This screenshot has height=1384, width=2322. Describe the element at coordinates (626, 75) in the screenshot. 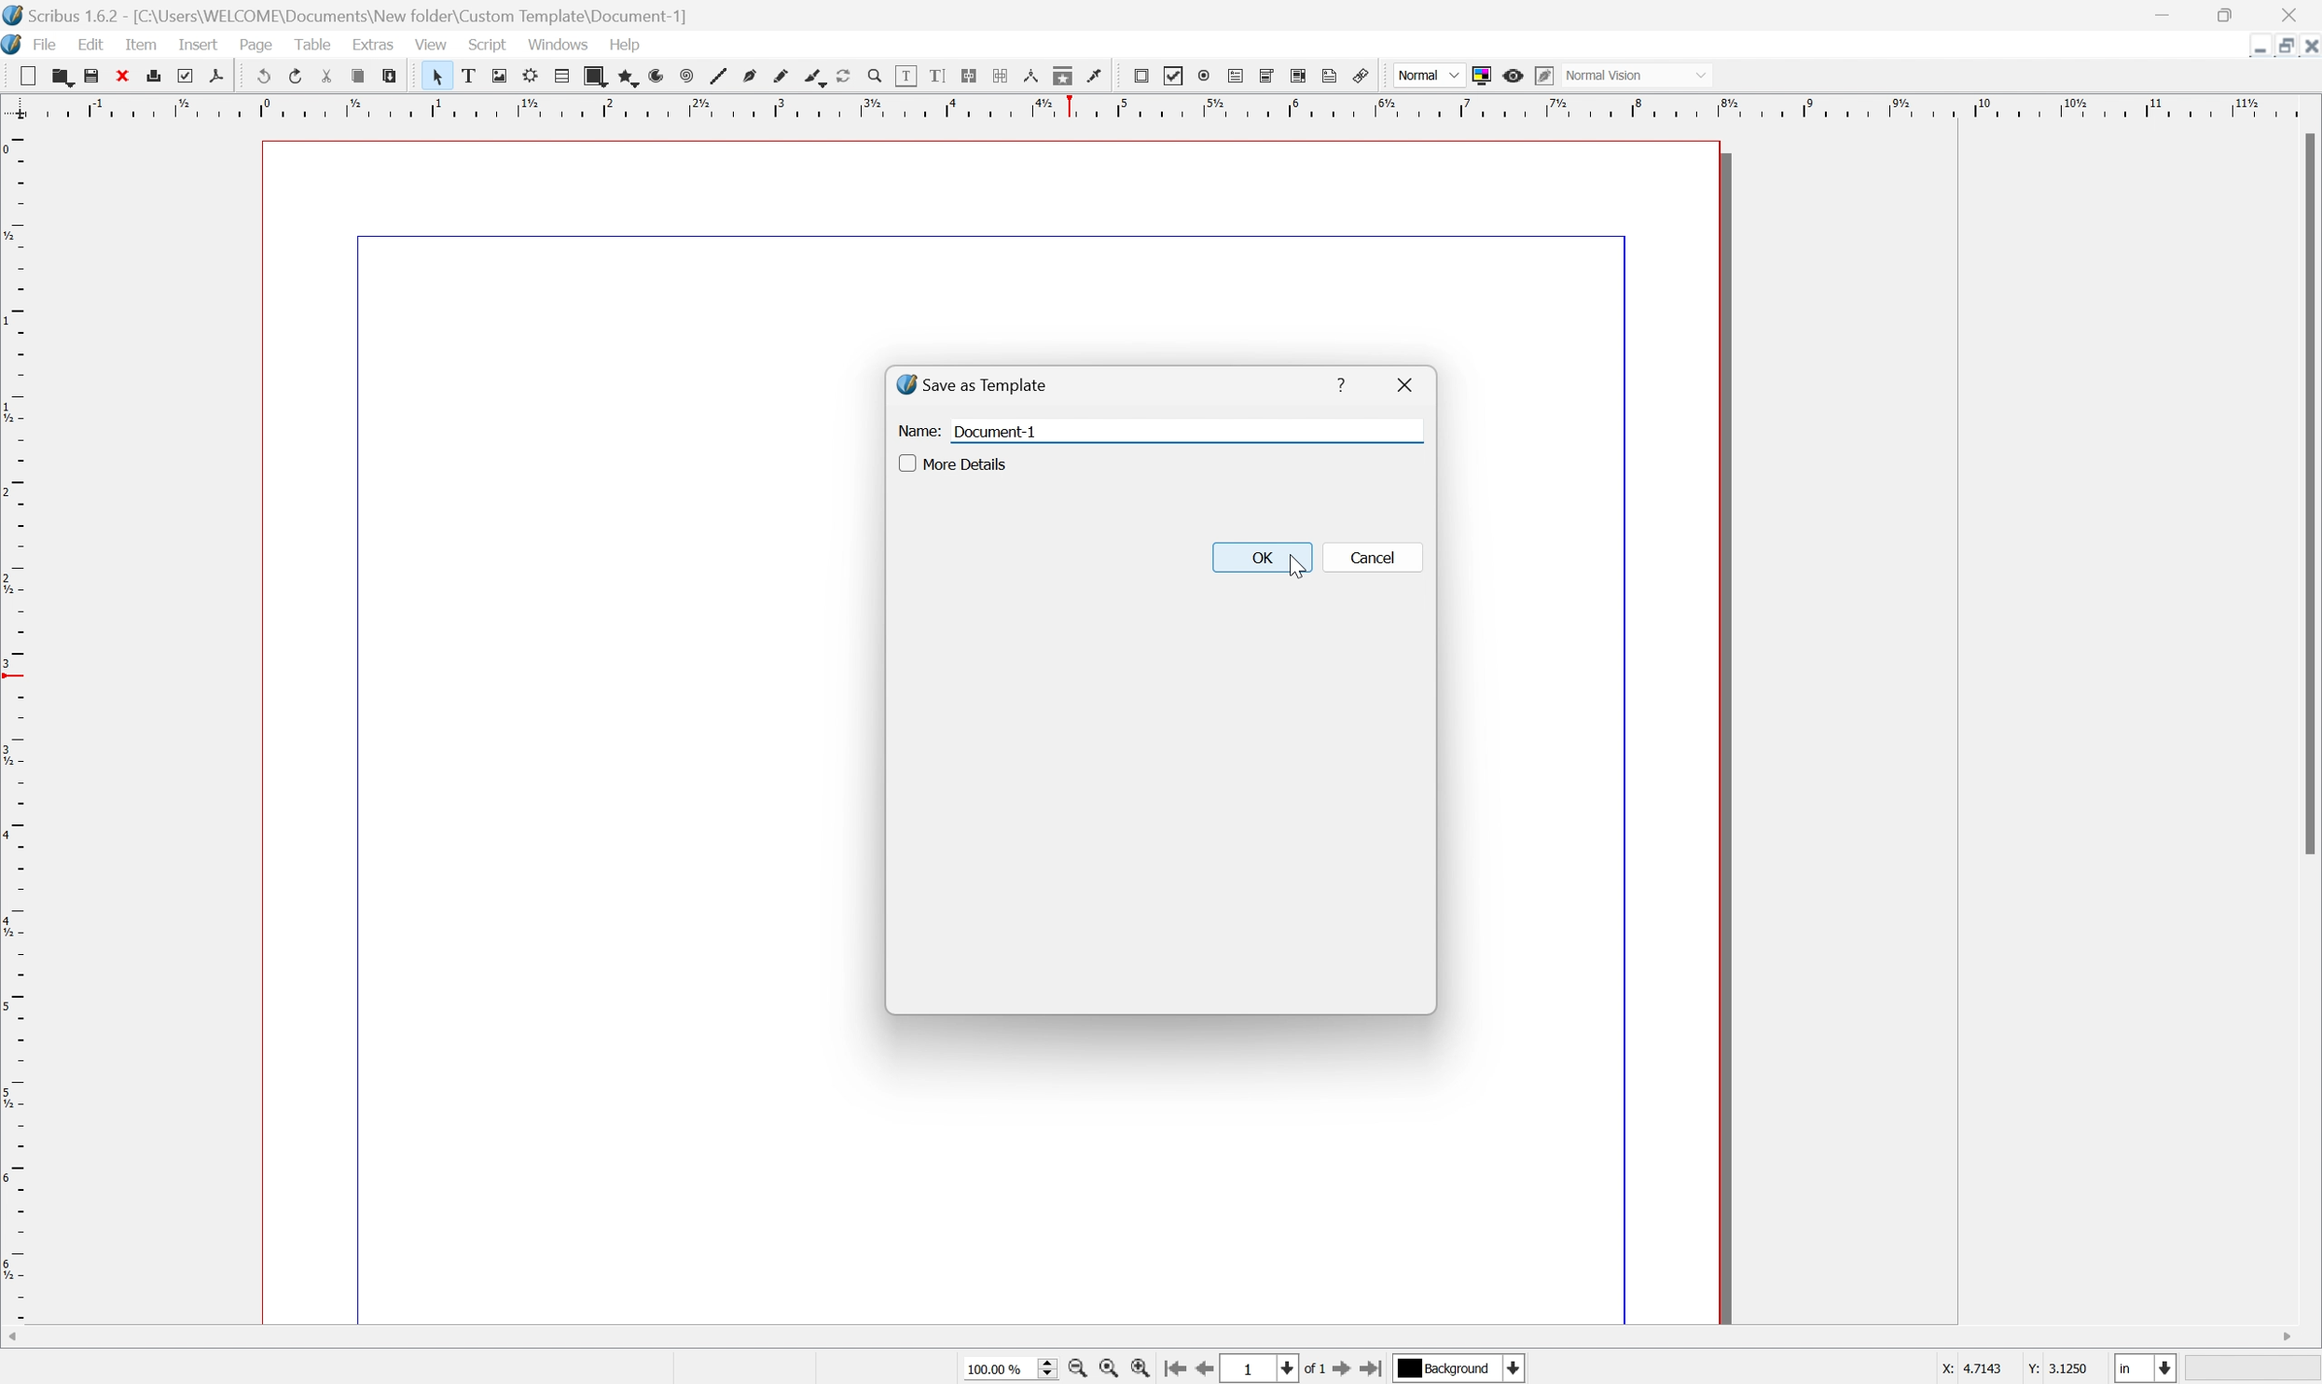

I see `polygon` at that location.